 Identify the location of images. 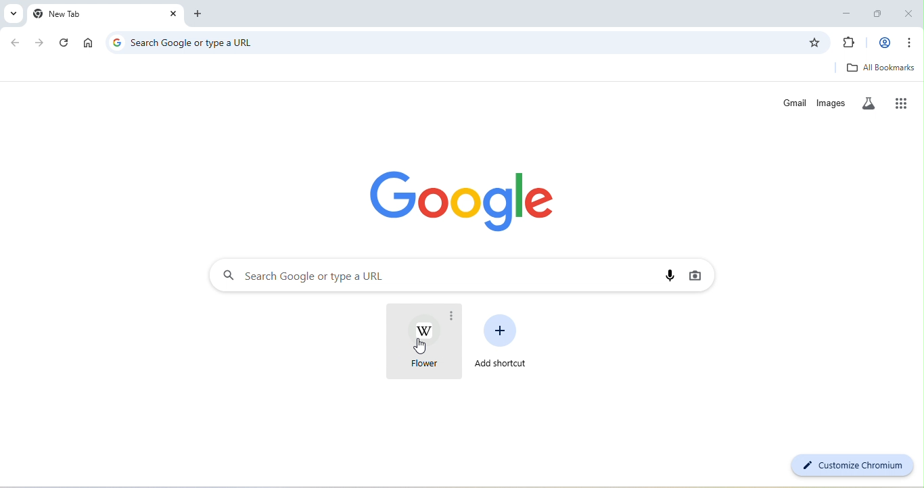
(833, 103).